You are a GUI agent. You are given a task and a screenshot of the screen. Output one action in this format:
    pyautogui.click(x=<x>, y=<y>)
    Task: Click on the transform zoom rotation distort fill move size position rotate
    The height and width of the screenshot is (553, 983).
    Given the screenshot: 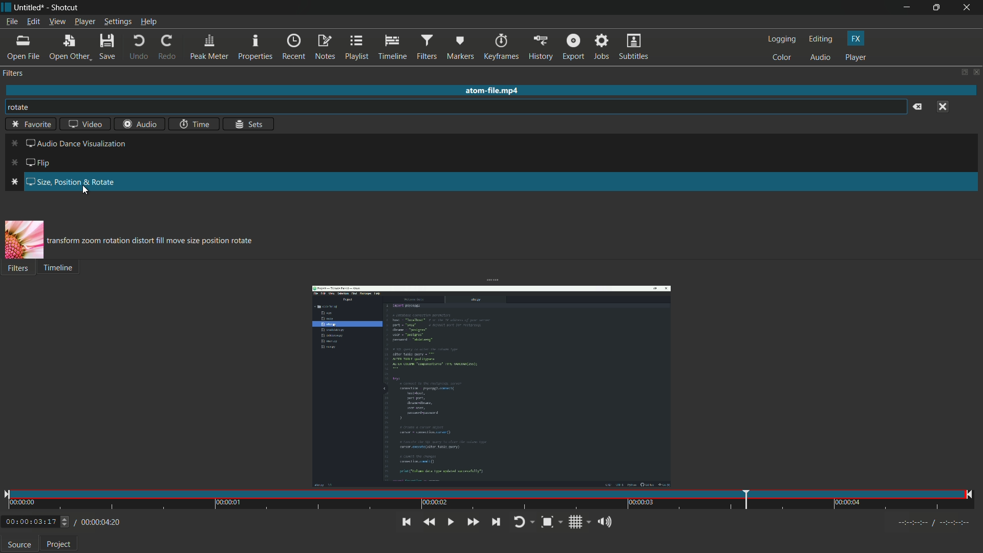 What is the action you would take?
    pyautogui.click(x=159, y=241)
    